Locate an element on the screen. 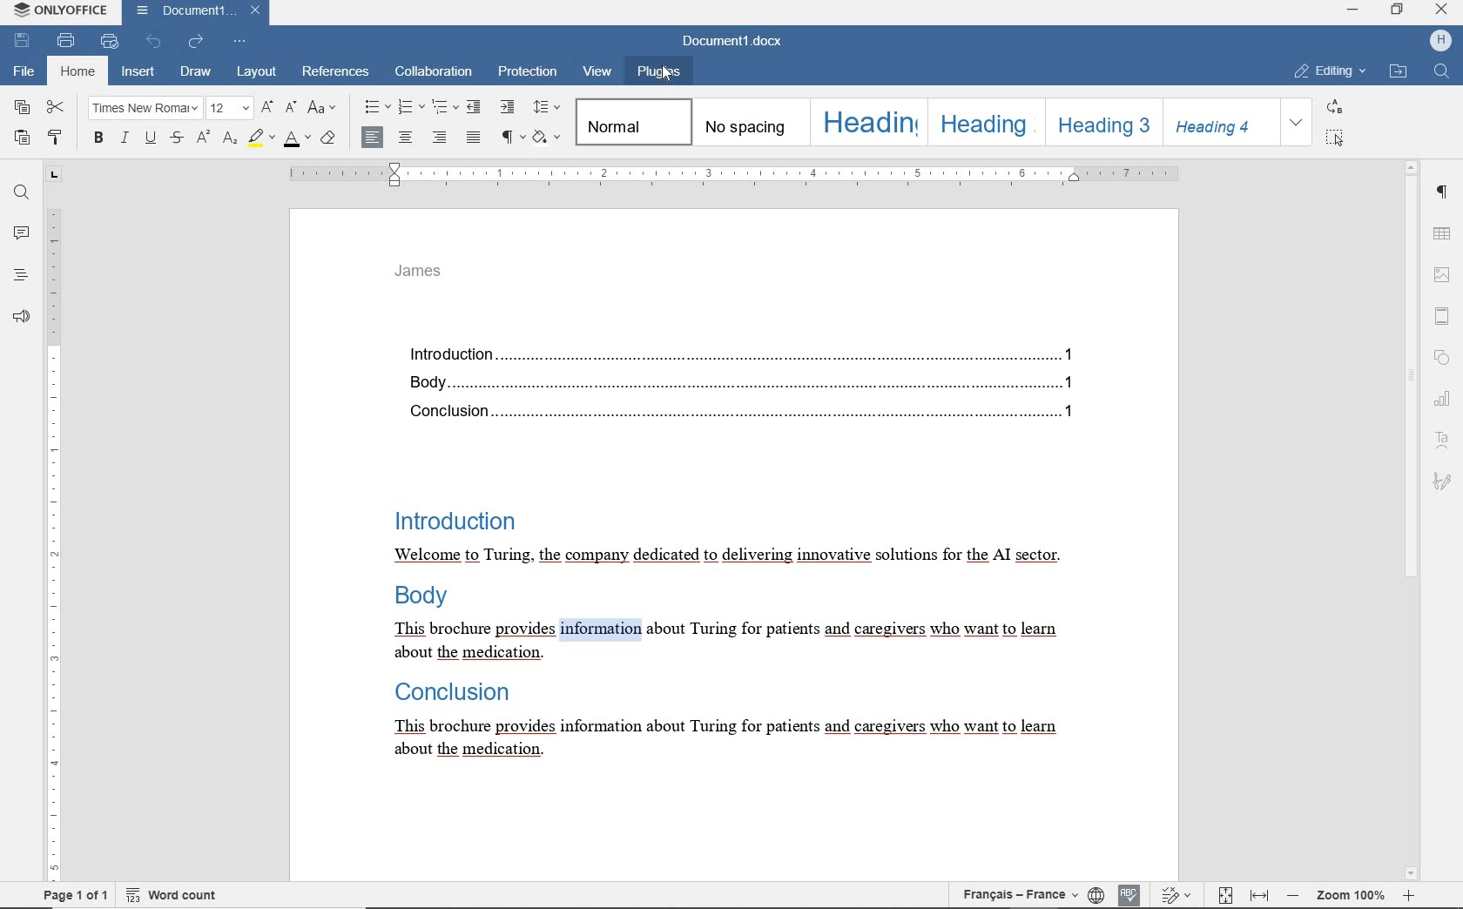 Image resolution: width=1463 pixels, height=909 pixels. FONT SIZE is located at coordinates (230, 107).